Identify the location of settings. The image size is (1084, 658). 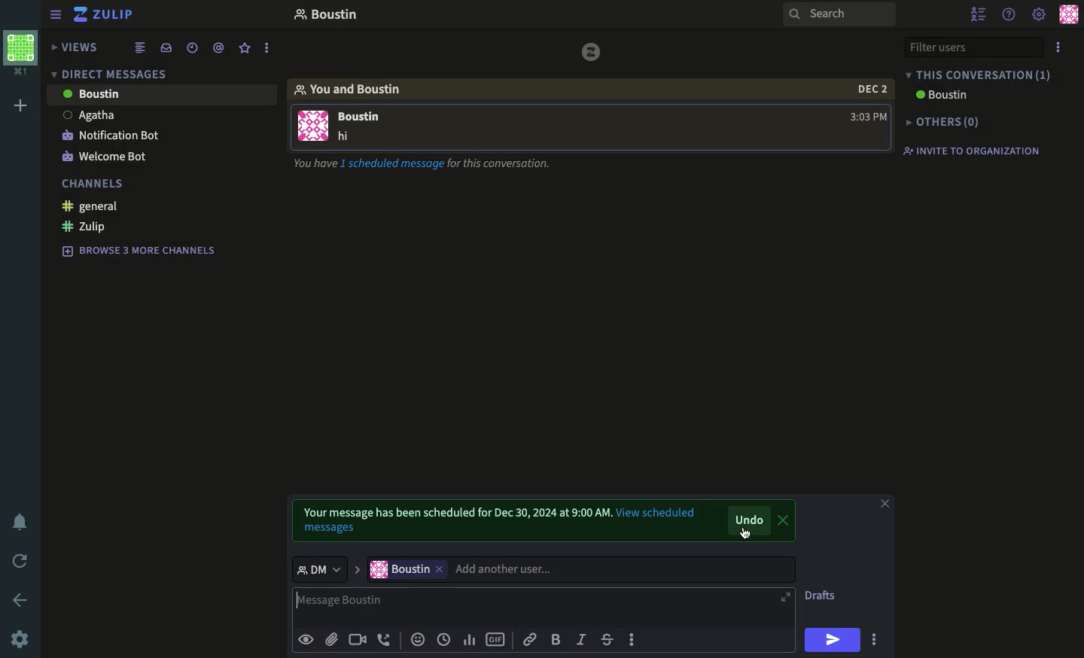
(20, 639).